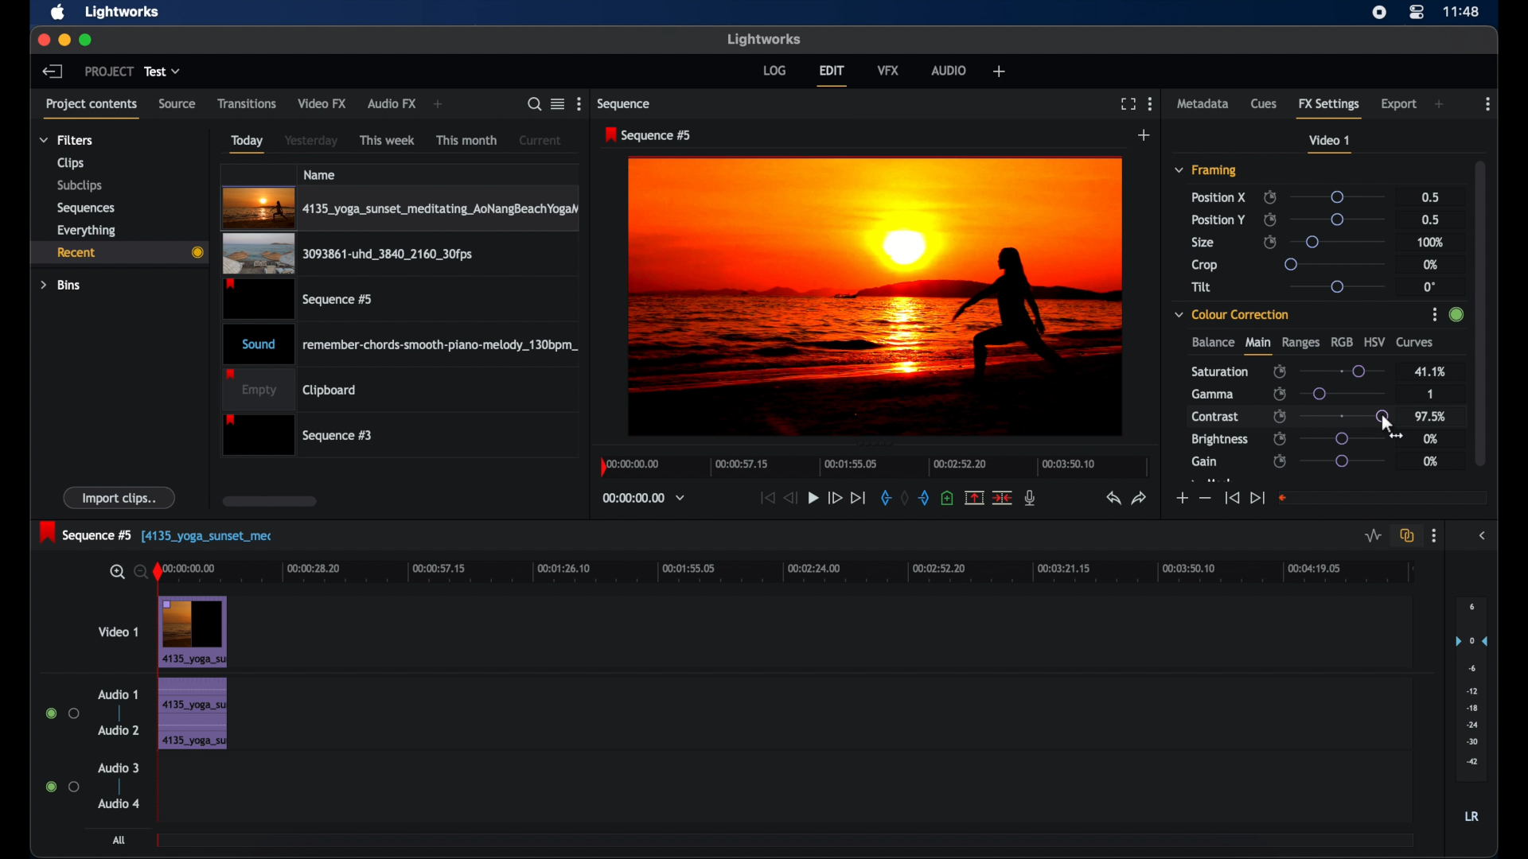 The width and height of the screenshot is (1528, 859). I want to click on clips, so click(68, 163).